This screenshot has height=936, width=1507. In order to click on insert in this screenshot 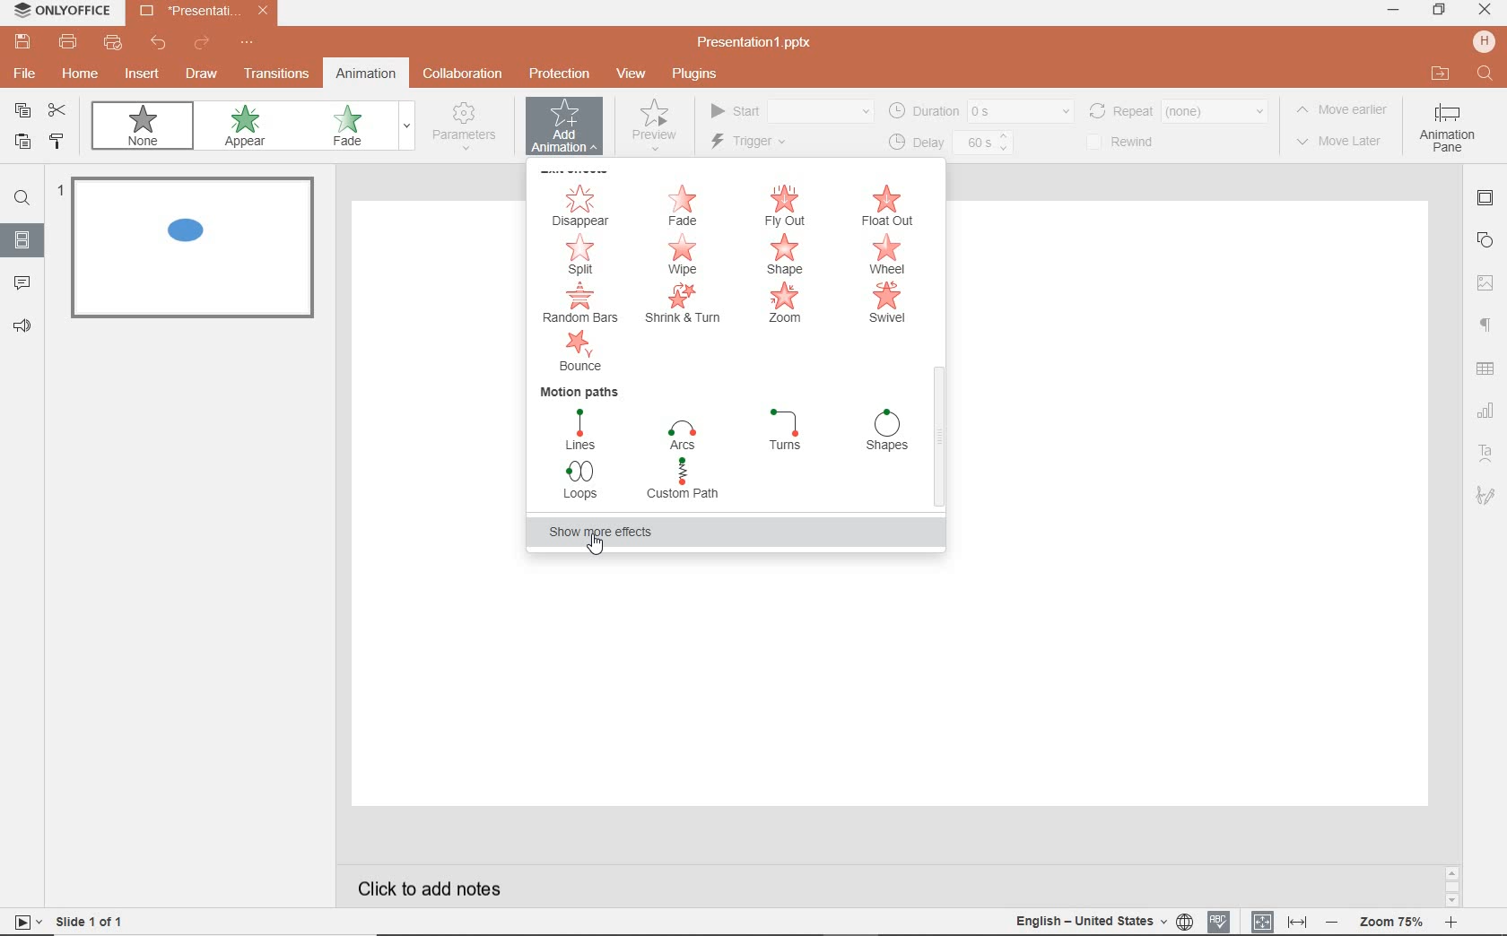, I will do `click(139, 74)`.